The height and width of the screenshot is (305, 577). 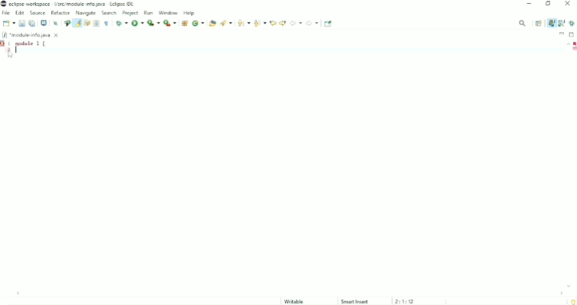 What do you see at coordinates (574, 50) in the screenshot?
I see `Markers` at bounding box center [574, 50].